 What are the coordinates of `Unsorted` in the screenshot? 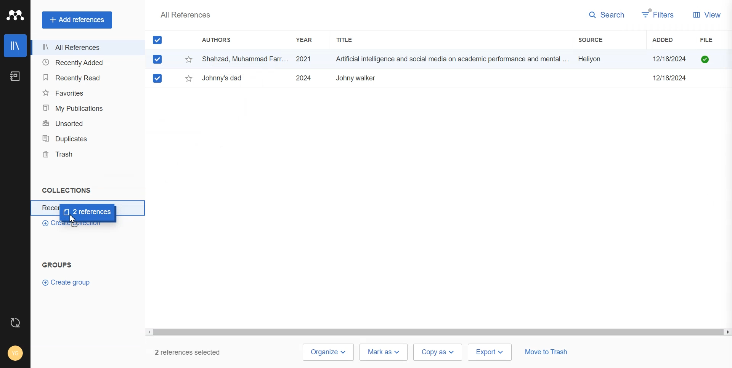 It's located at (85, 123).